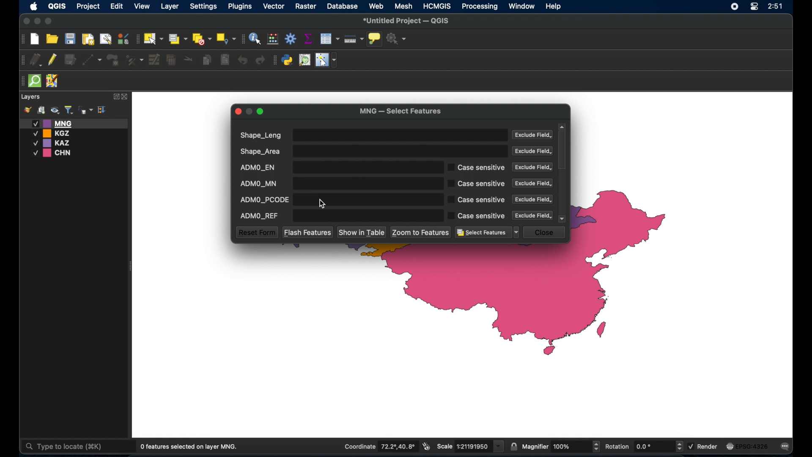 This screenshot has height=457, width=812. Describe the element at coordinates (308, 39) in the screenshot. I see `show statistical summary` at that location.